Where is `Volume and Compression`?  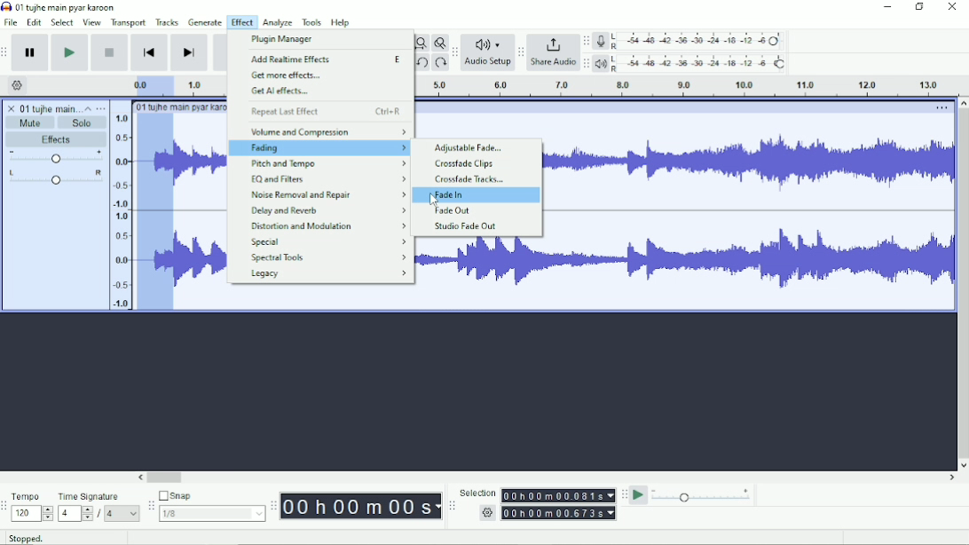
Volume and Compression is located at coordinates (327, 131).